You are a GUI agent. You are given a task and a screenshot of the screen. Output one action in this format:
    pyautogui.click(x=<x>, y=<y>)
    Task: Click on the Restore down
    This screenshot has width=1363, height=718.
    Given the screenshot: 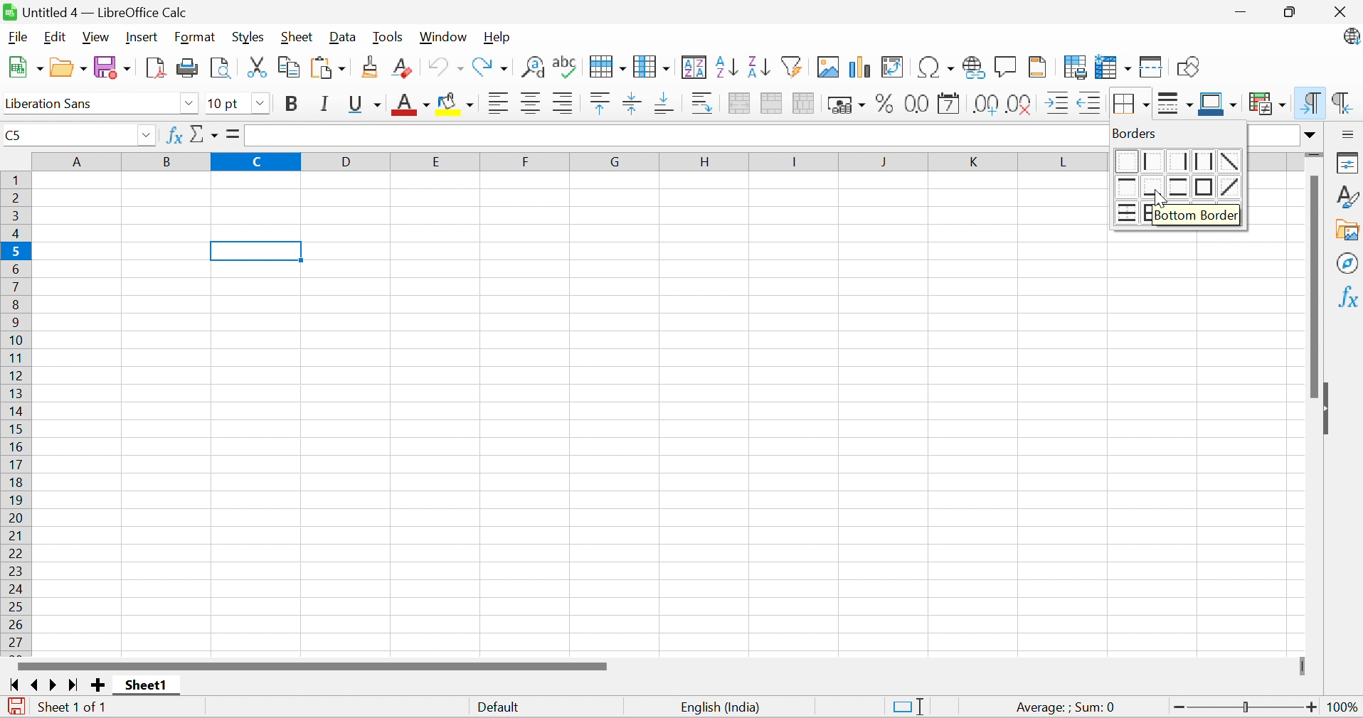 What is the action you would take?
    pyautogui.click(x=1293, y=14)
    